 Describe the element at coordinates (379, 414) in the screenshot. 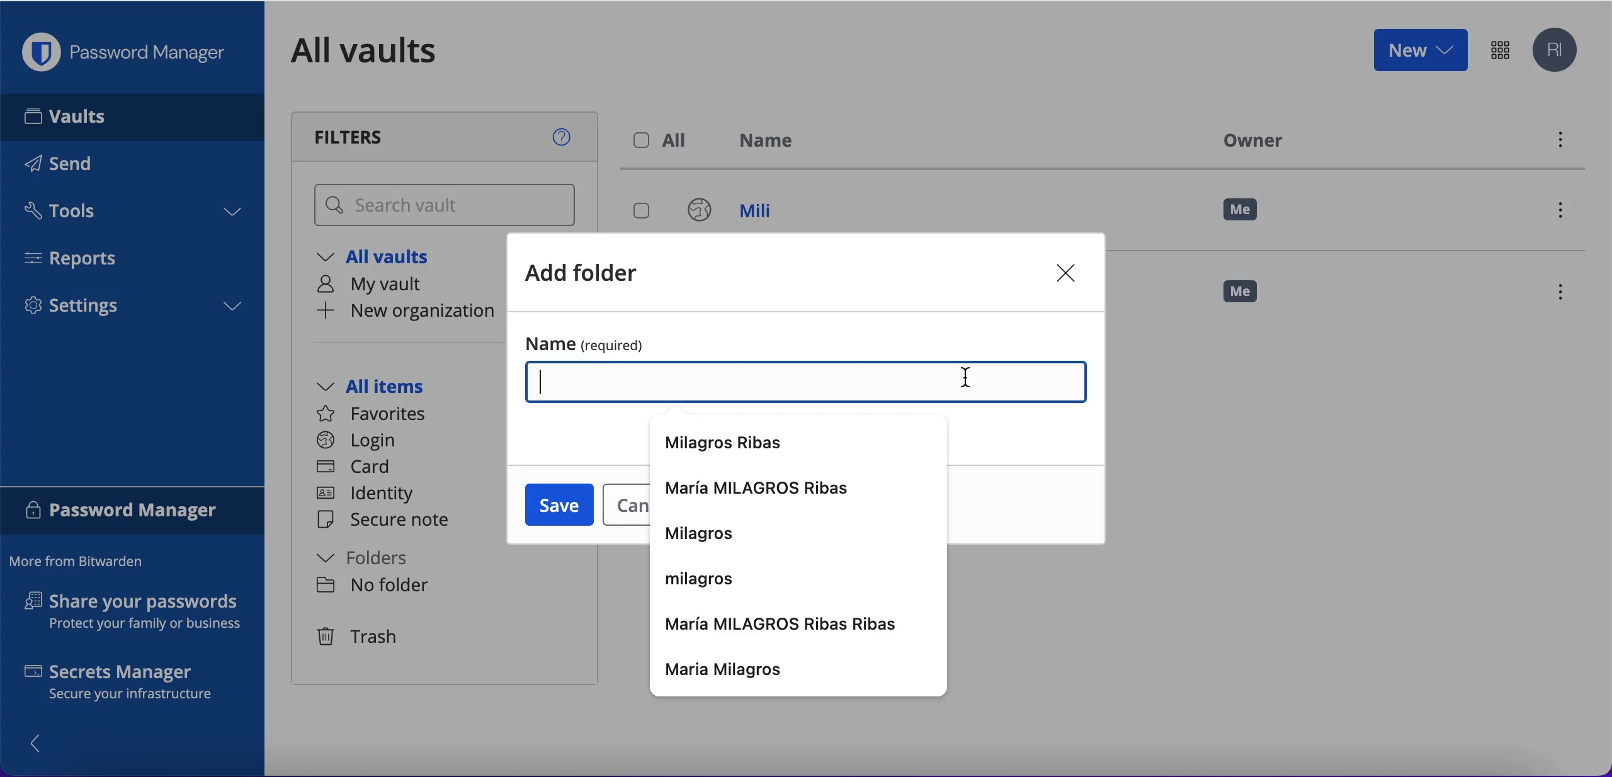

I see `favorites` at that location.